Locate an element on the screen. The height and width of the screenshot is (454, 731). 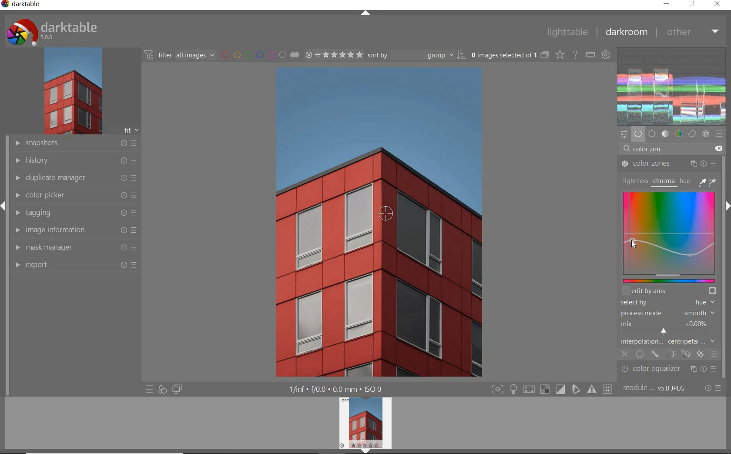
correct is located at coordinates (692, 134).